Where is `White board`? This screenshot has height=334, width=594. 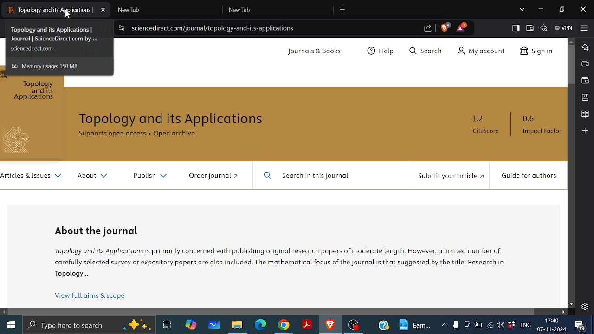 White board is located at coordinates (213, 325).